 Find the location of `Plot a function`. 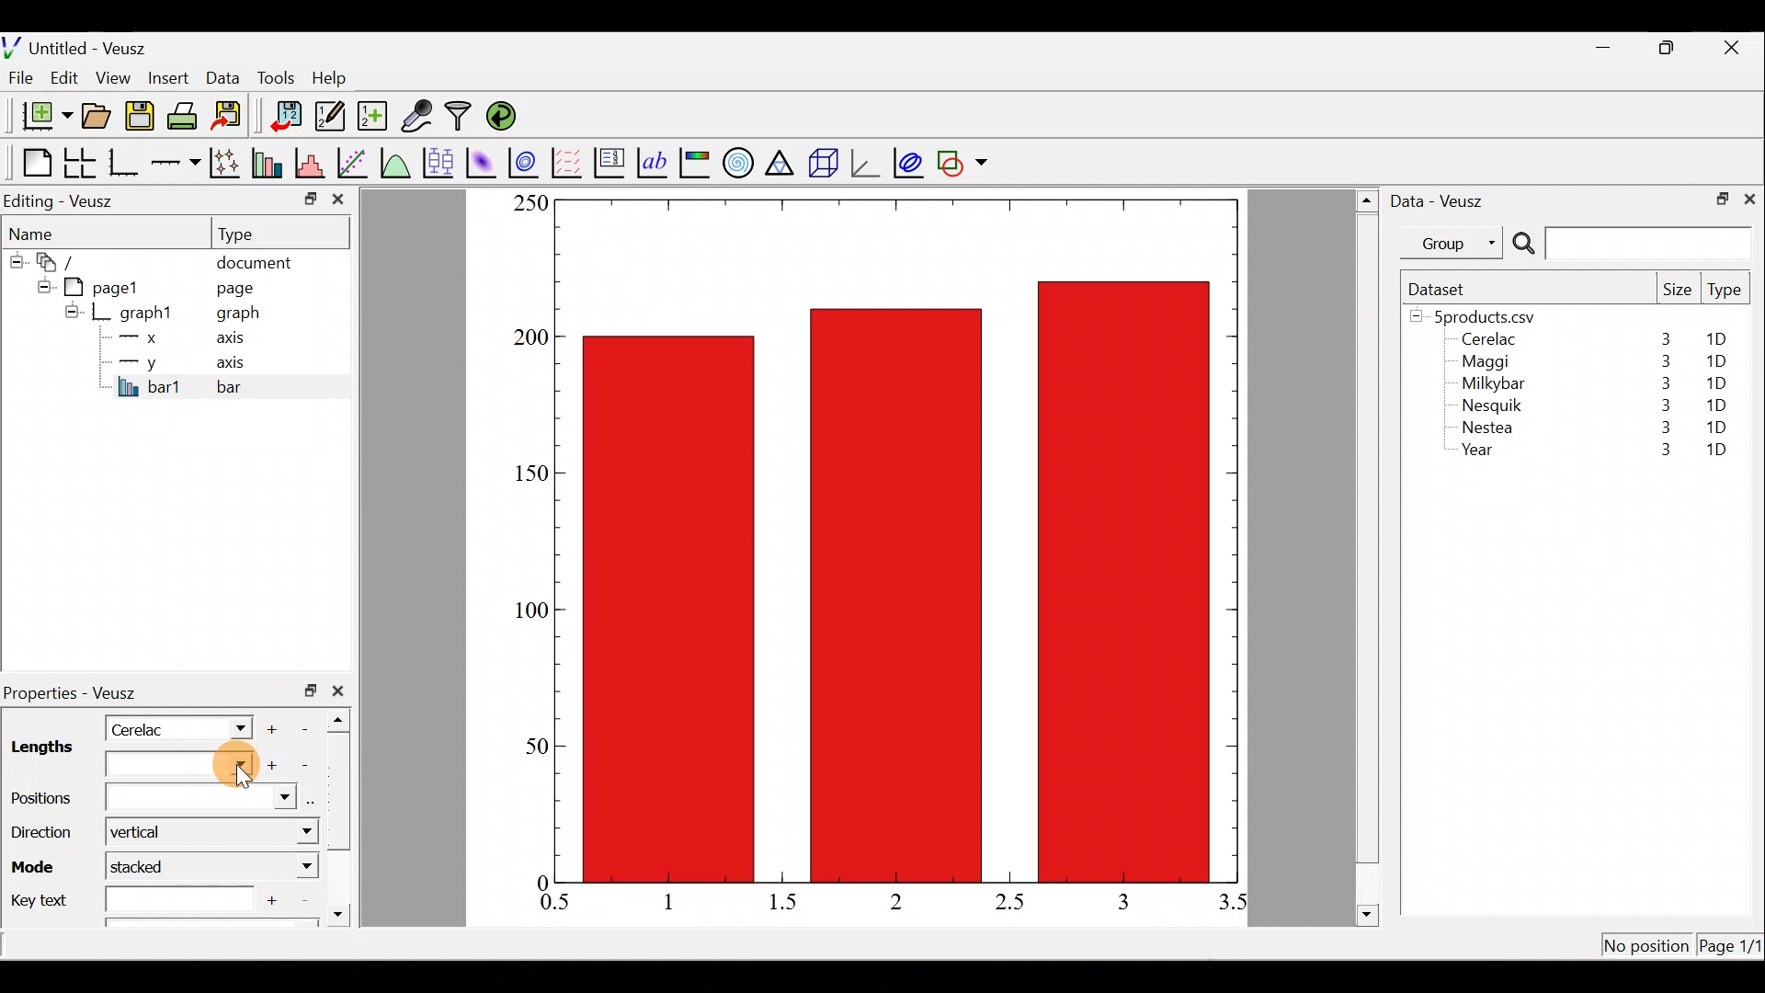

Plot a function is located at coordinates (396, 162).